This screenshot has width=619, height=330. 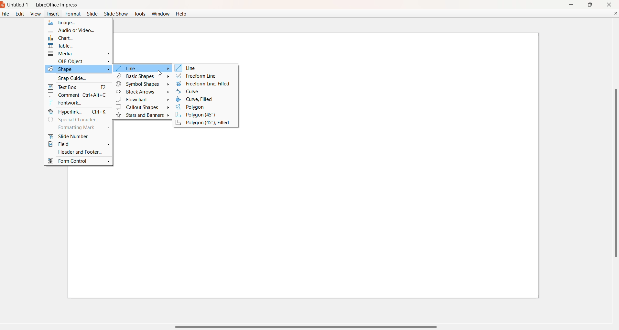 What do you see at coordinates (78, 86) in the screenshot?
I see `Text Box` at bounding box center [78, 86].